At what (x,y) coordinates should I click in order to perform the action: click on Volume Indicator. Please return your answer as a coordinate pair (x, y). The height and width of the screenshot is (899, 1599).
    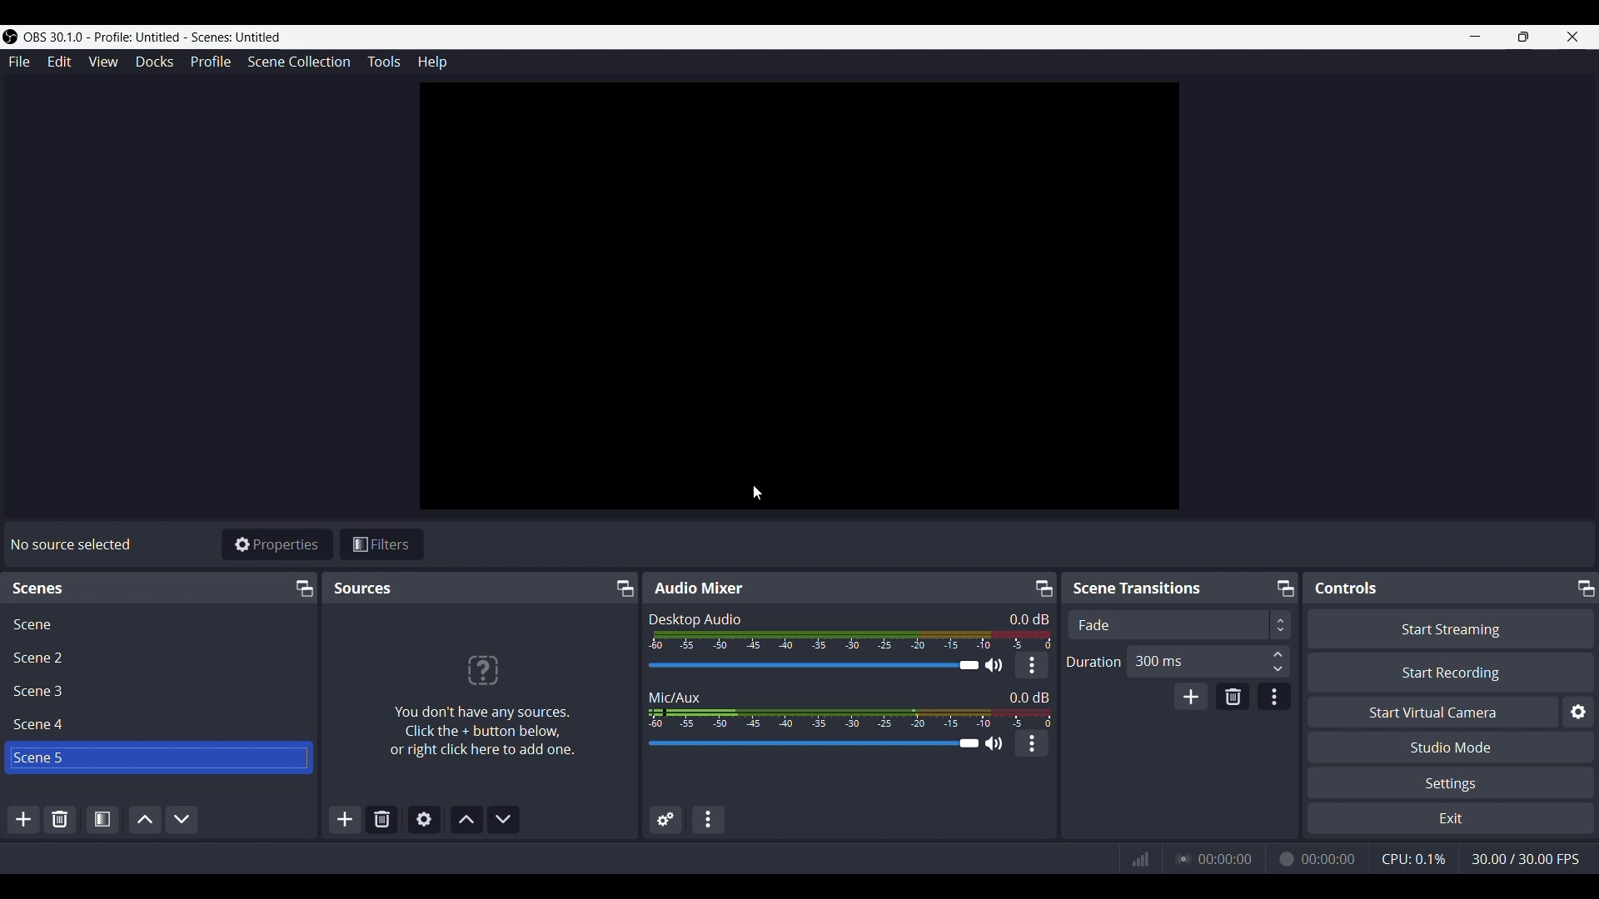
    Looking at the image, I should click on (850, 639).